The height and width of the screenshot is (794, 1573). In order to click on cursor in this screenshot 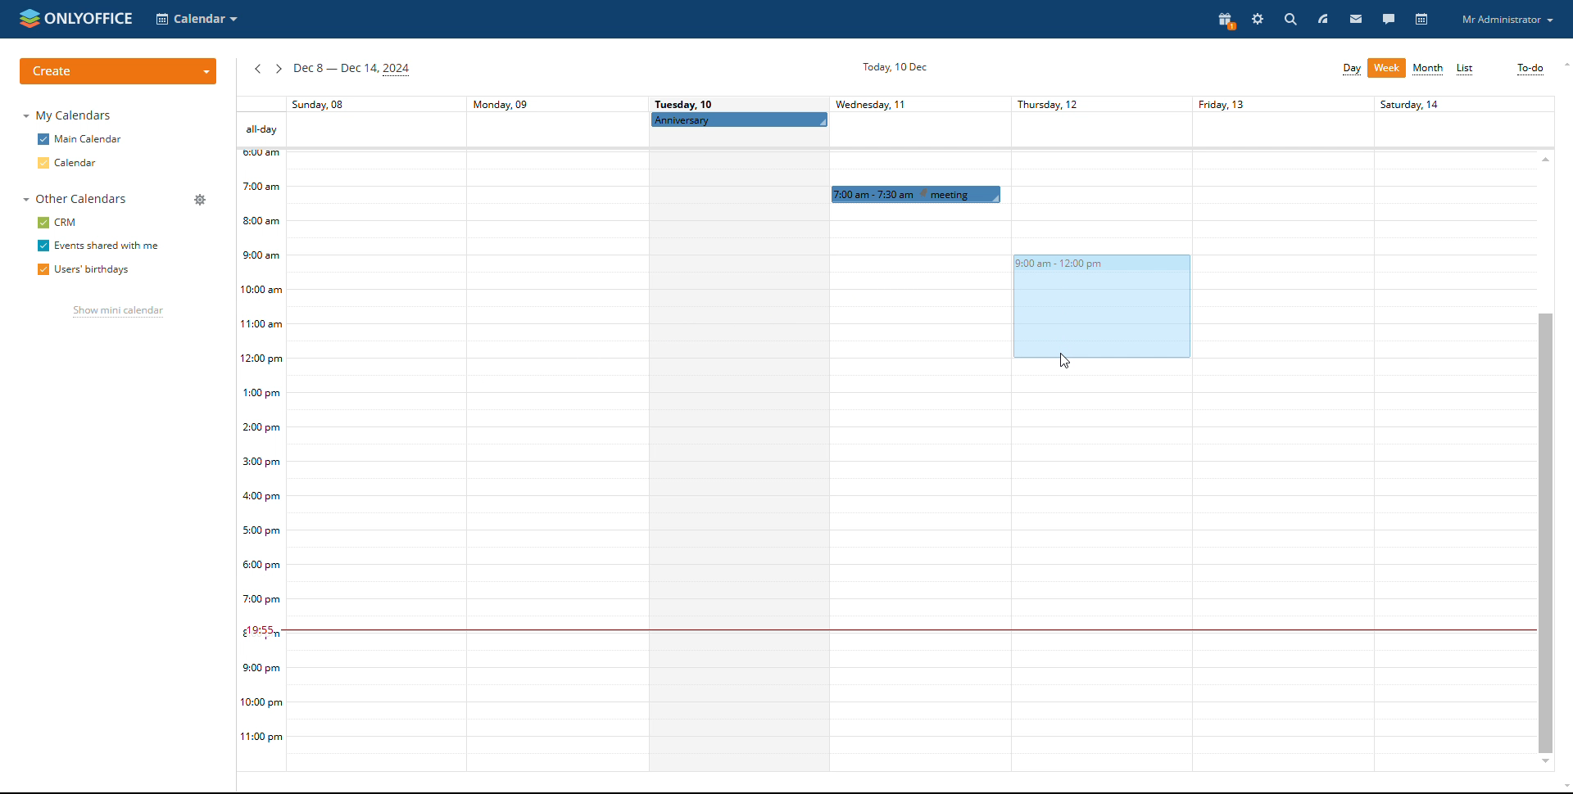, I will do `click(1066, 363)`.